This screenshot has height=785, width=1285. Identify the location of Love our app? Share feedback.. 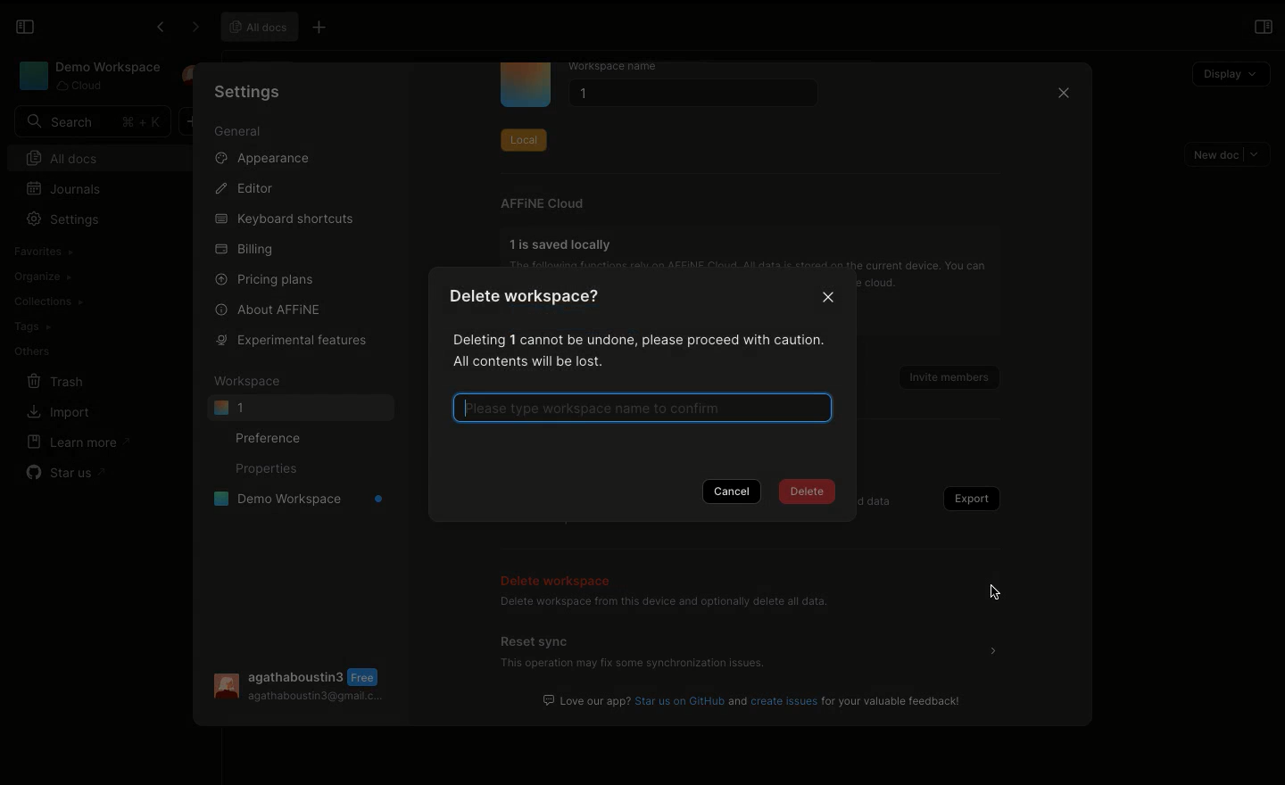
(754, 700).